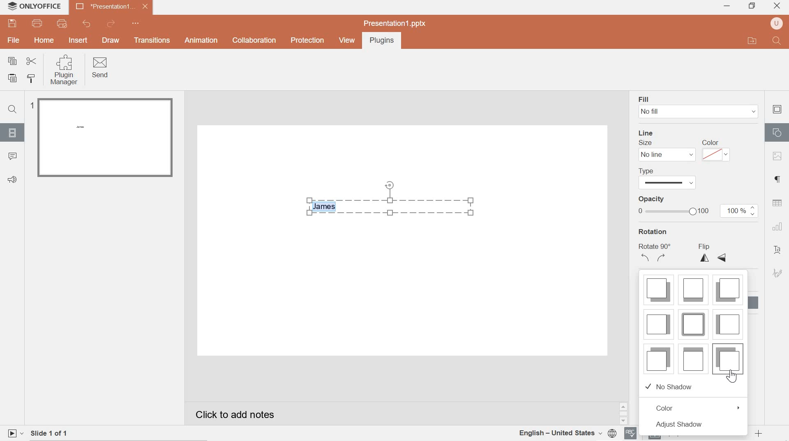  Describe the element at coordinates (758, 434) in the screenshot. I see `zoom in` at that location.